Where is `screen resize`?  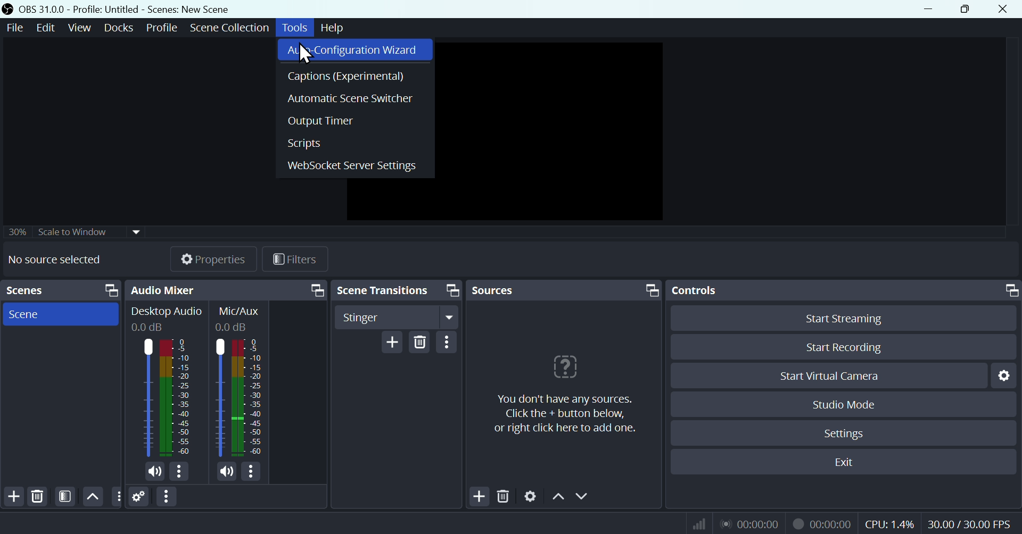 screen resize is located at coordinates (451, 290).